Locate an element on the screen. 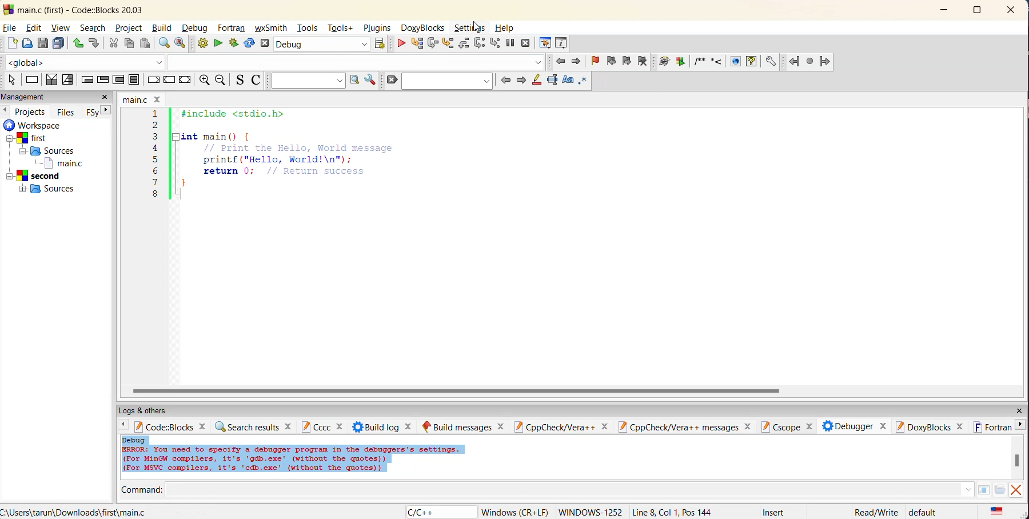 The width and height of the screenshot is (1029, 519). Insert comment block is located at coordinates (697, 64).